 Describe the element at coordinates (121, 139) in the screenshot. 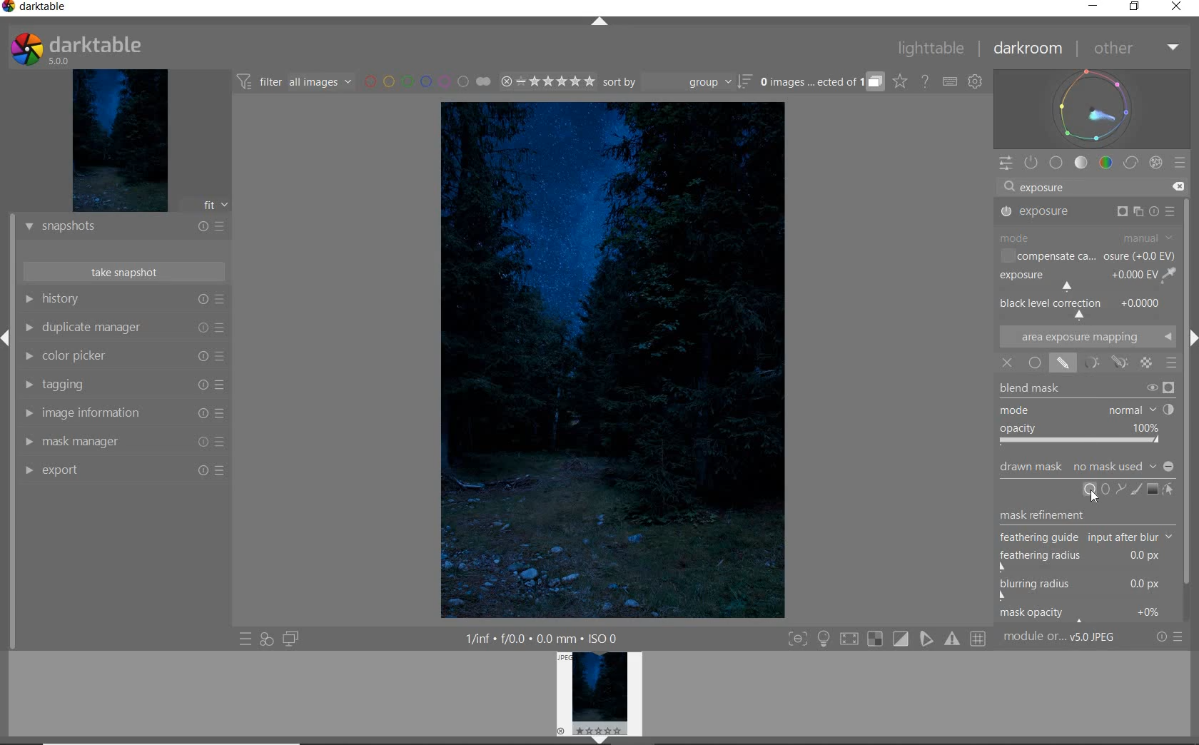

I see `IMAGE PREVIEW` at that location.